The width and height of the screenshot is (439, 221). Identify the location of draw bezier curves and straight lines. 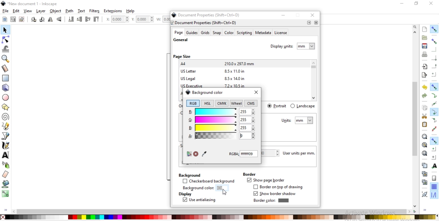
(6, 135).